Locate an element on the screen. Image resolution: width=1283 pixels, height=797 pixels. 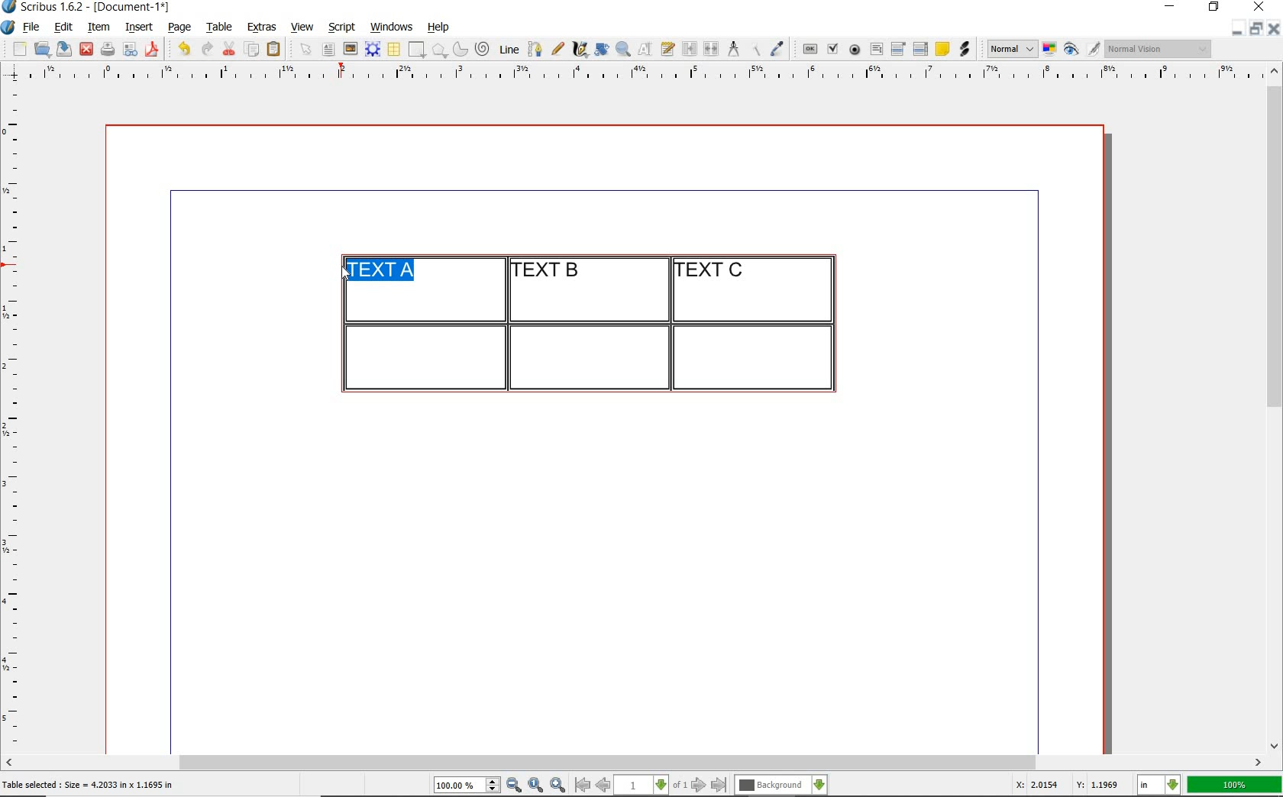
polygon is located at coordinates (439, 50).